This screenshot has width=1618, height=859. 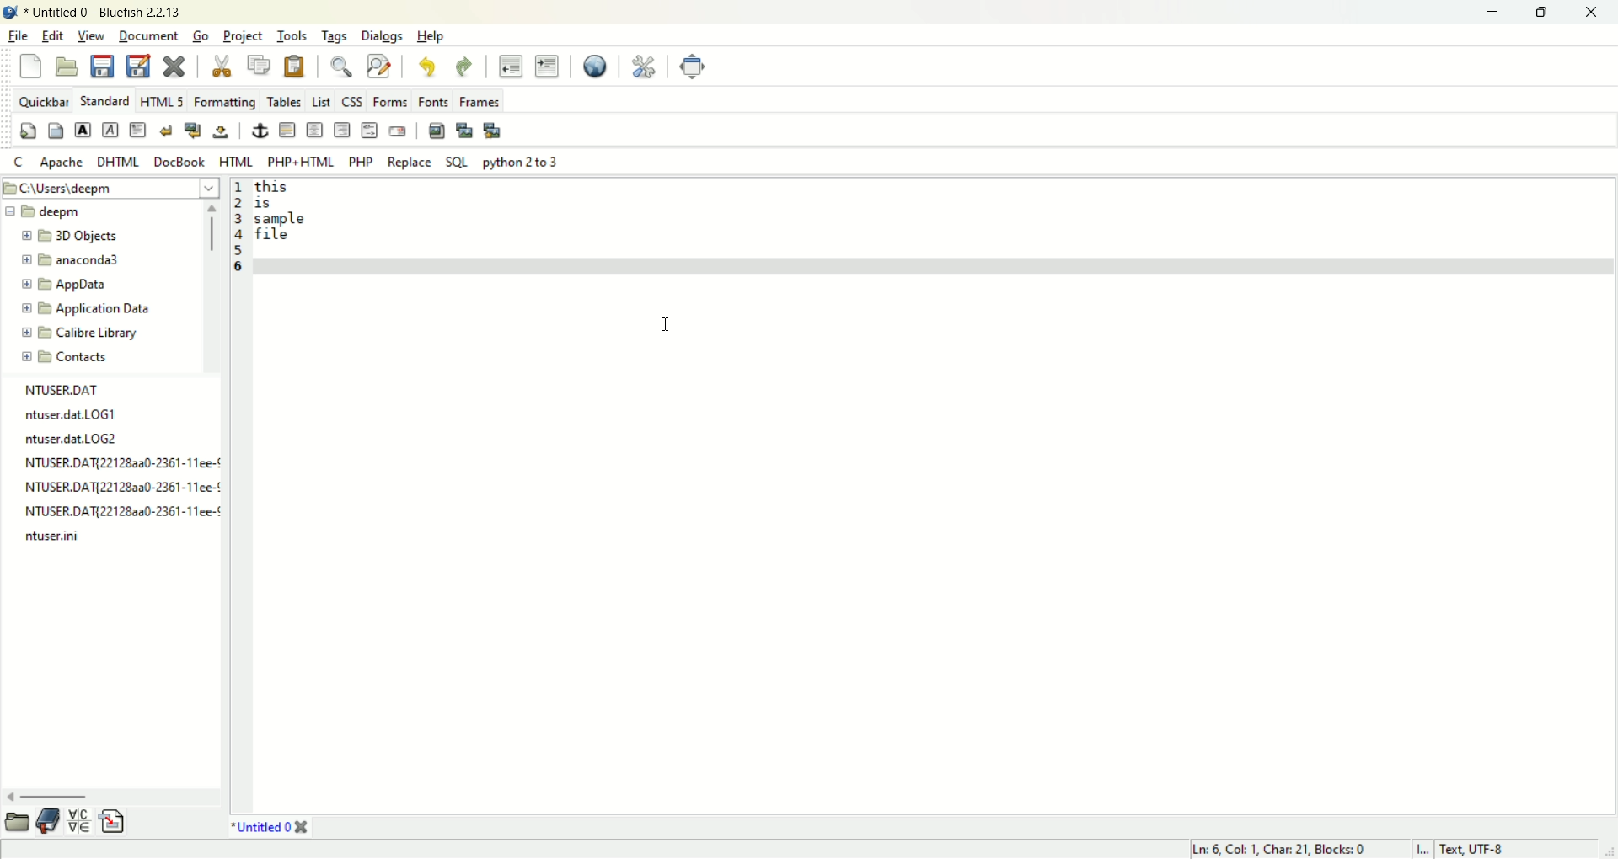 What do you see at coordinates (224, 100) in the screenshot?
I see `formatting` at bounding box center [224, 100].